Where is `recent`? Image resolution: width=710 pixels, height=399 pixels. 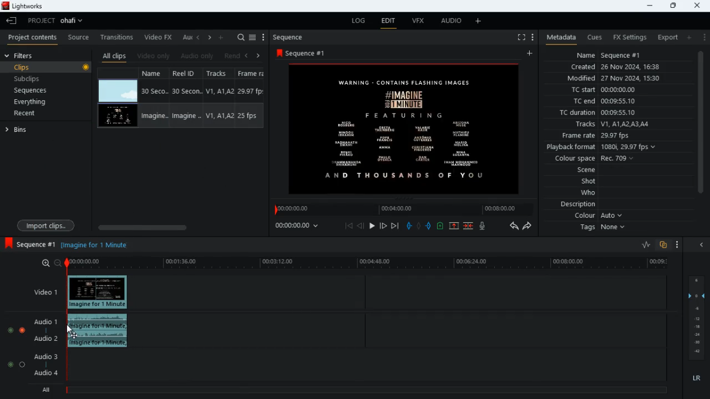 recent is located at coordinates (34, 114).